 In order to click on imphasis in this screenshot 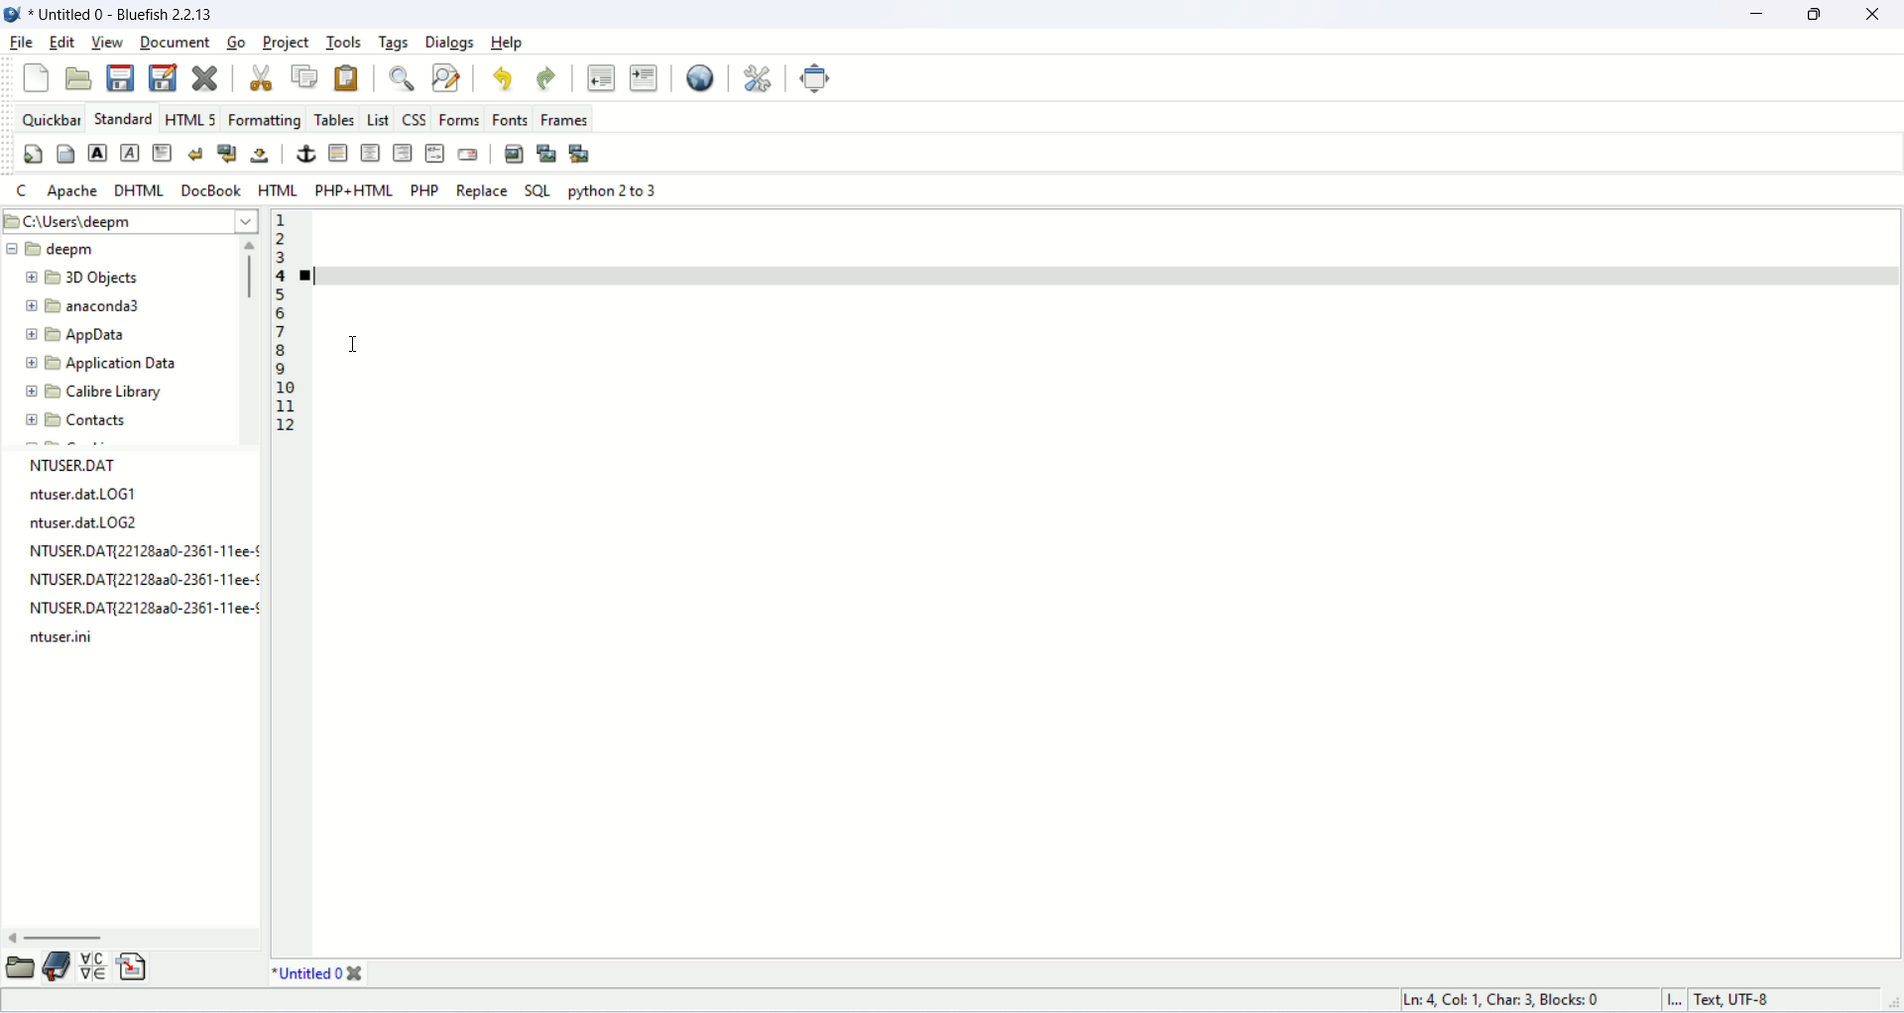, I will do `click(130, 152)`.